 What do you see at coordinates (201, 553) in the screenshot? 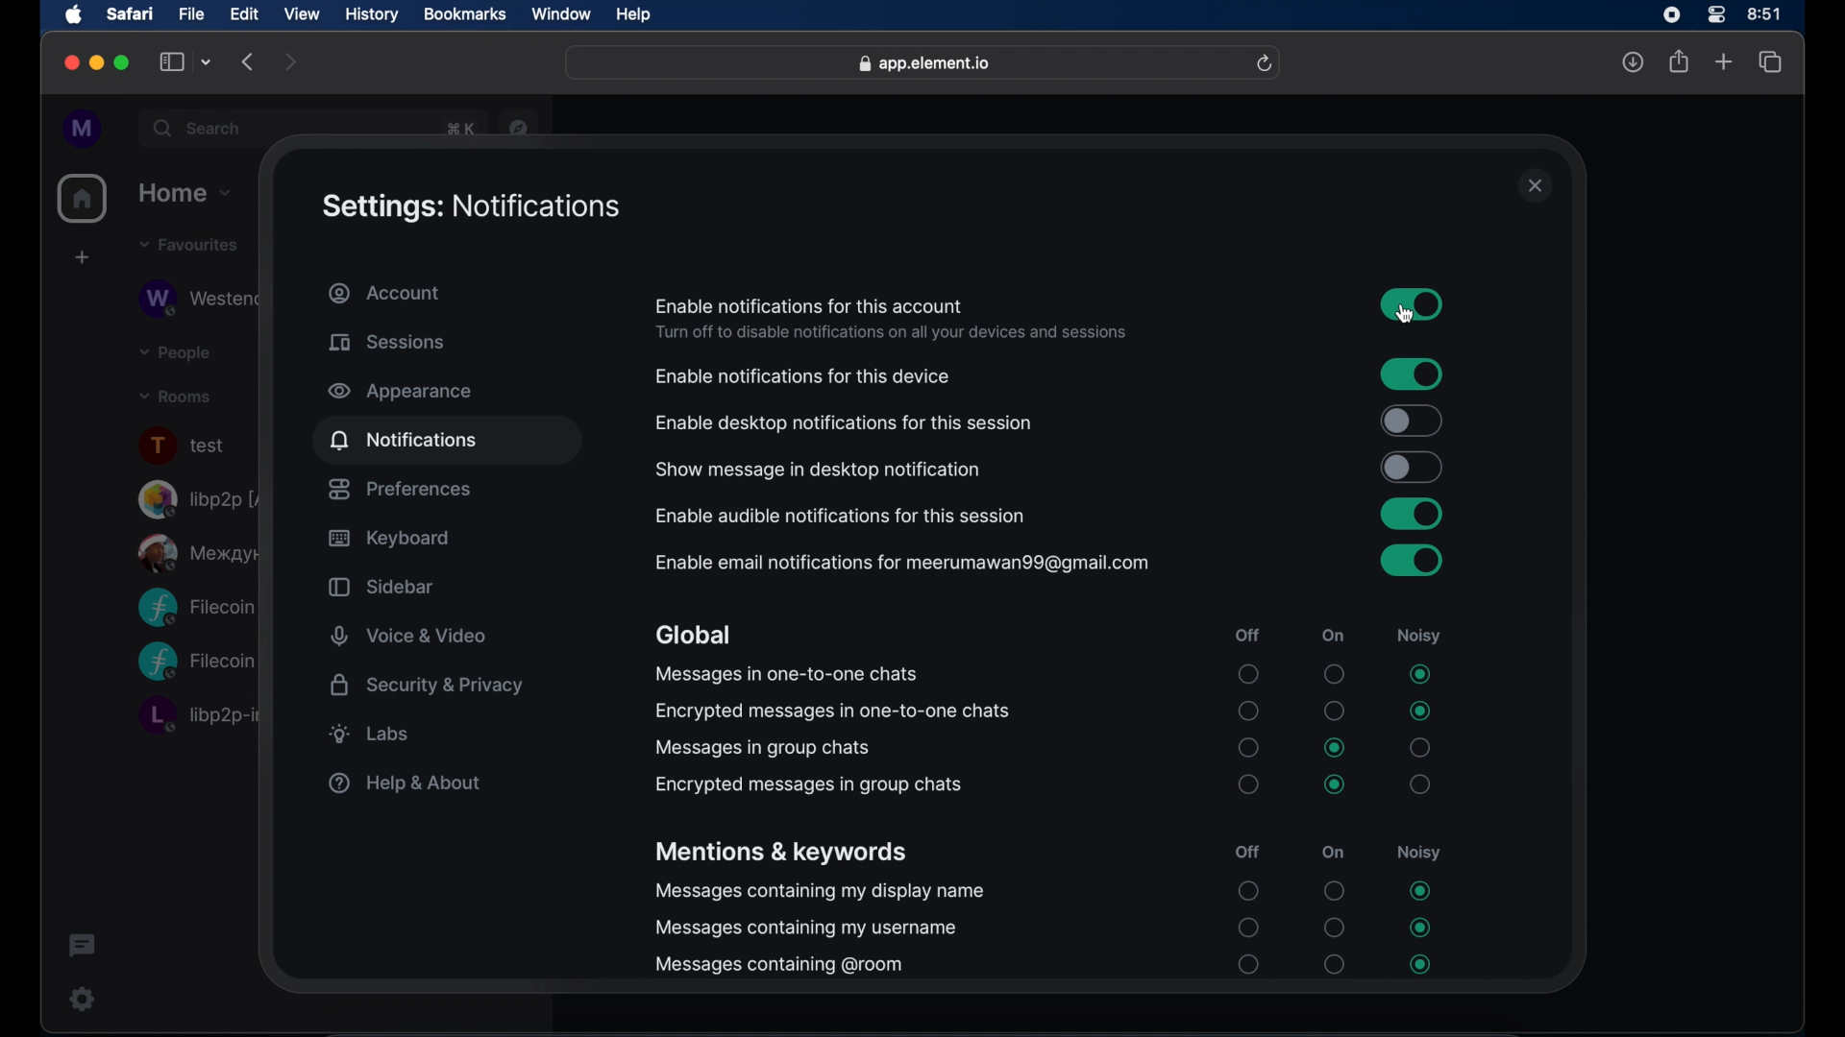
I see `public room` at bounding box center [201, 553].